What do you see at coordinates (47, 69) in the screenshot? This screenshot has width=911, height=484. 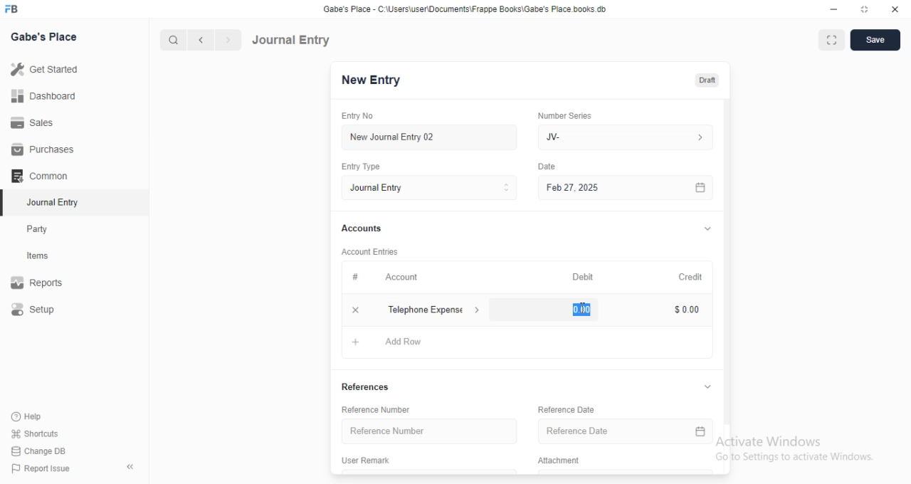 I see `Get Started` at bounding box center [47, 69].